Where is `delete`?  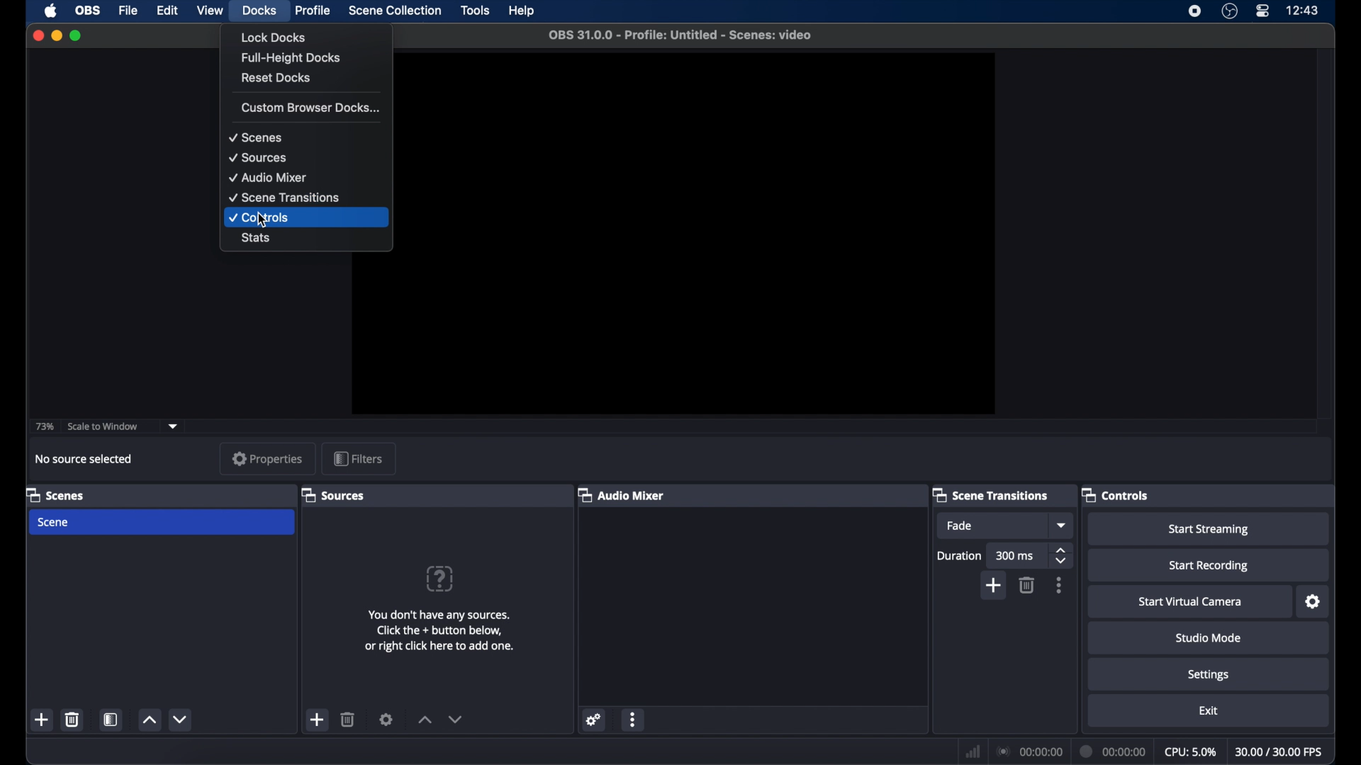 delete is located at coordinates (73, 720).